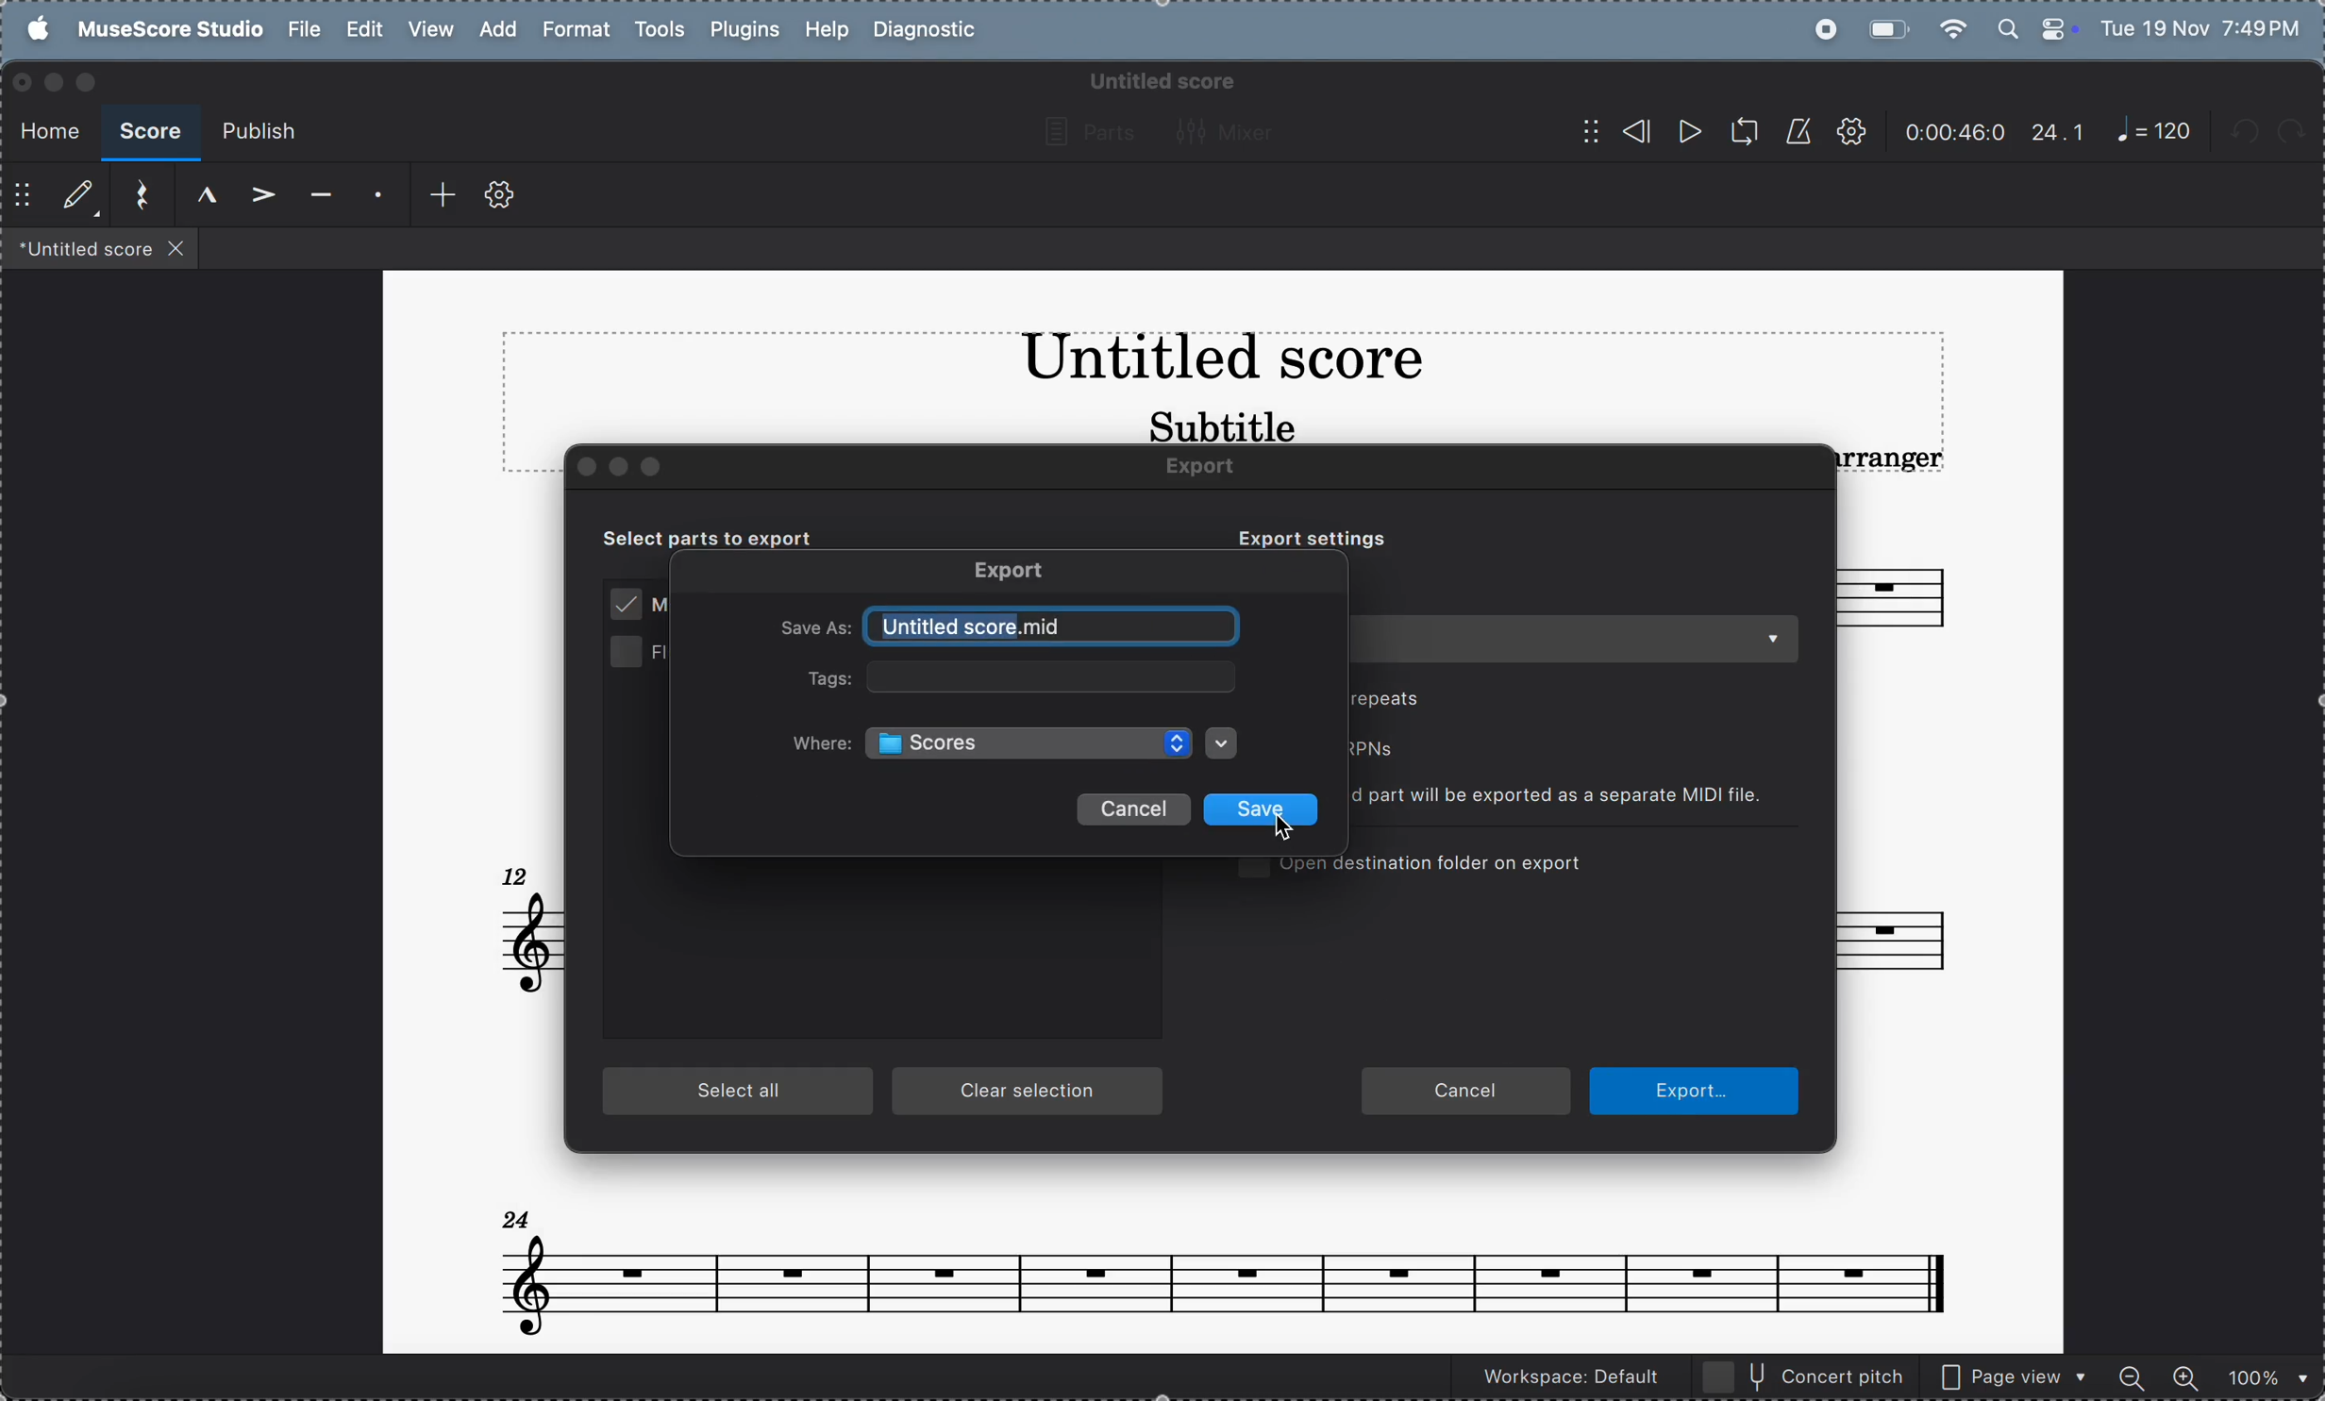 This screenshot has height=1401, width=2325. I want to click on tenuto, so click(316, 197).